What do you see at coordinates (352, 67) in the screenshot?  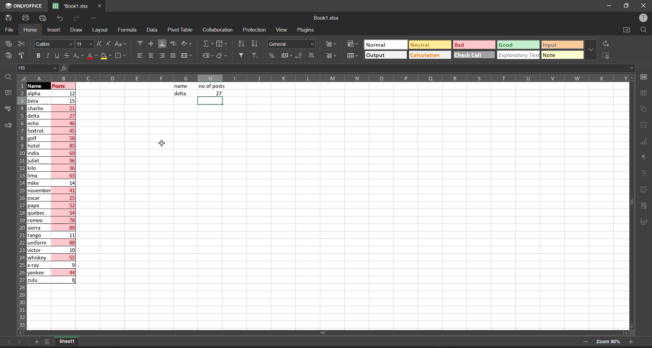 I see `formula bar` at bounding box center [352, 67].